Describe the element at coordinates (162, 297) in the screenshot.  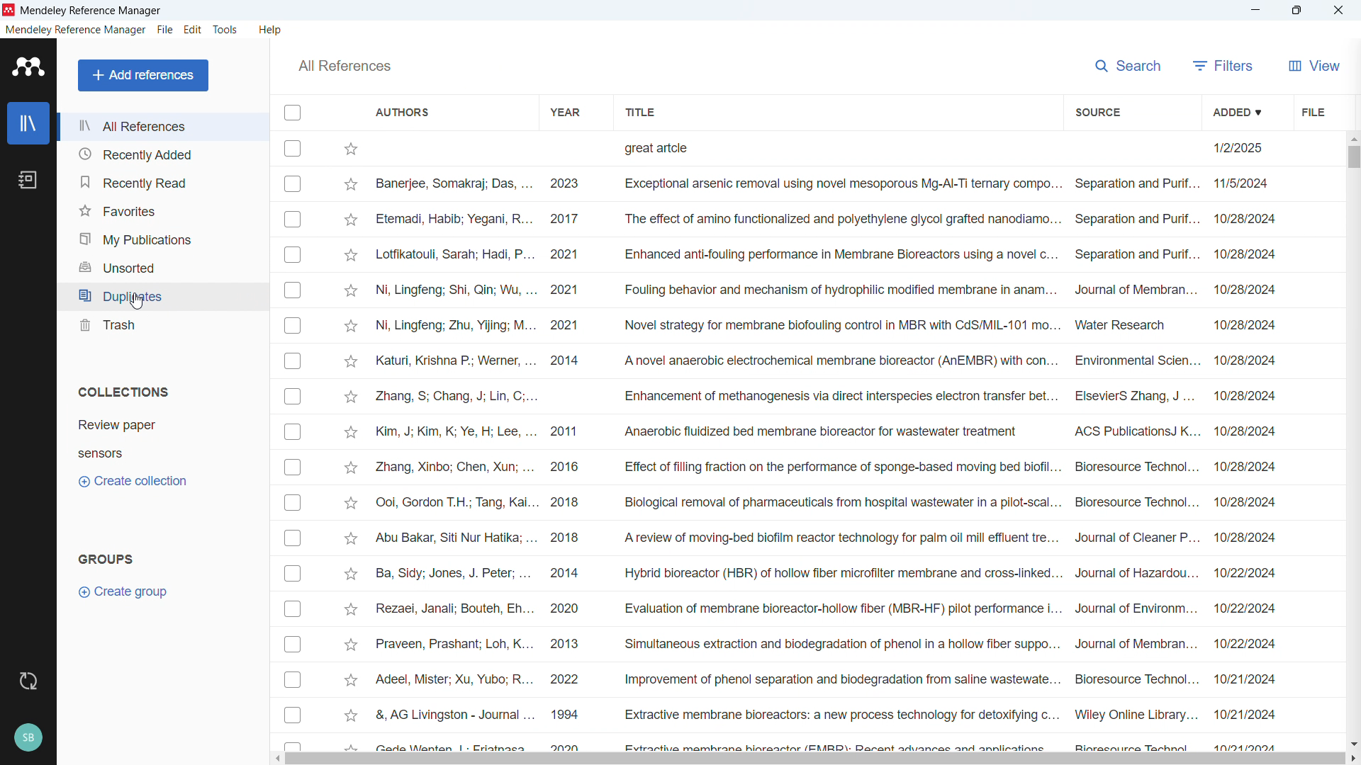
I see `Duplicates ` at that location.